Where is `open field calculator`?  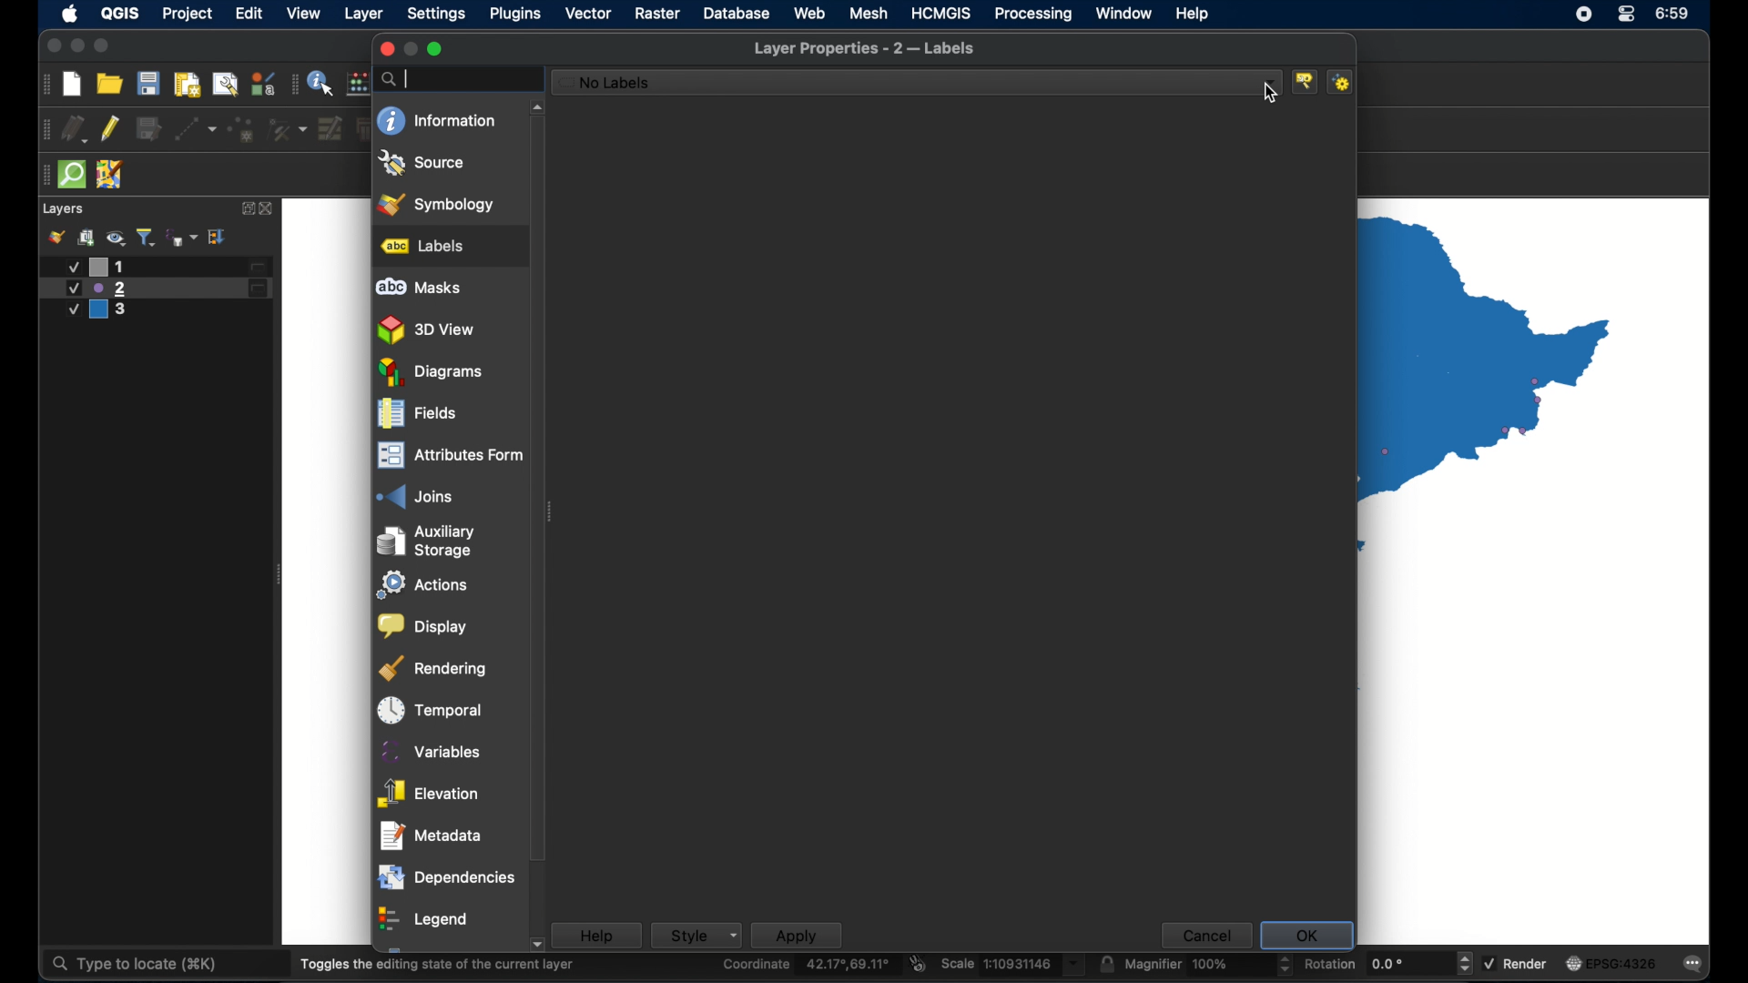 open field calculator is located at coordinates (360, 83).